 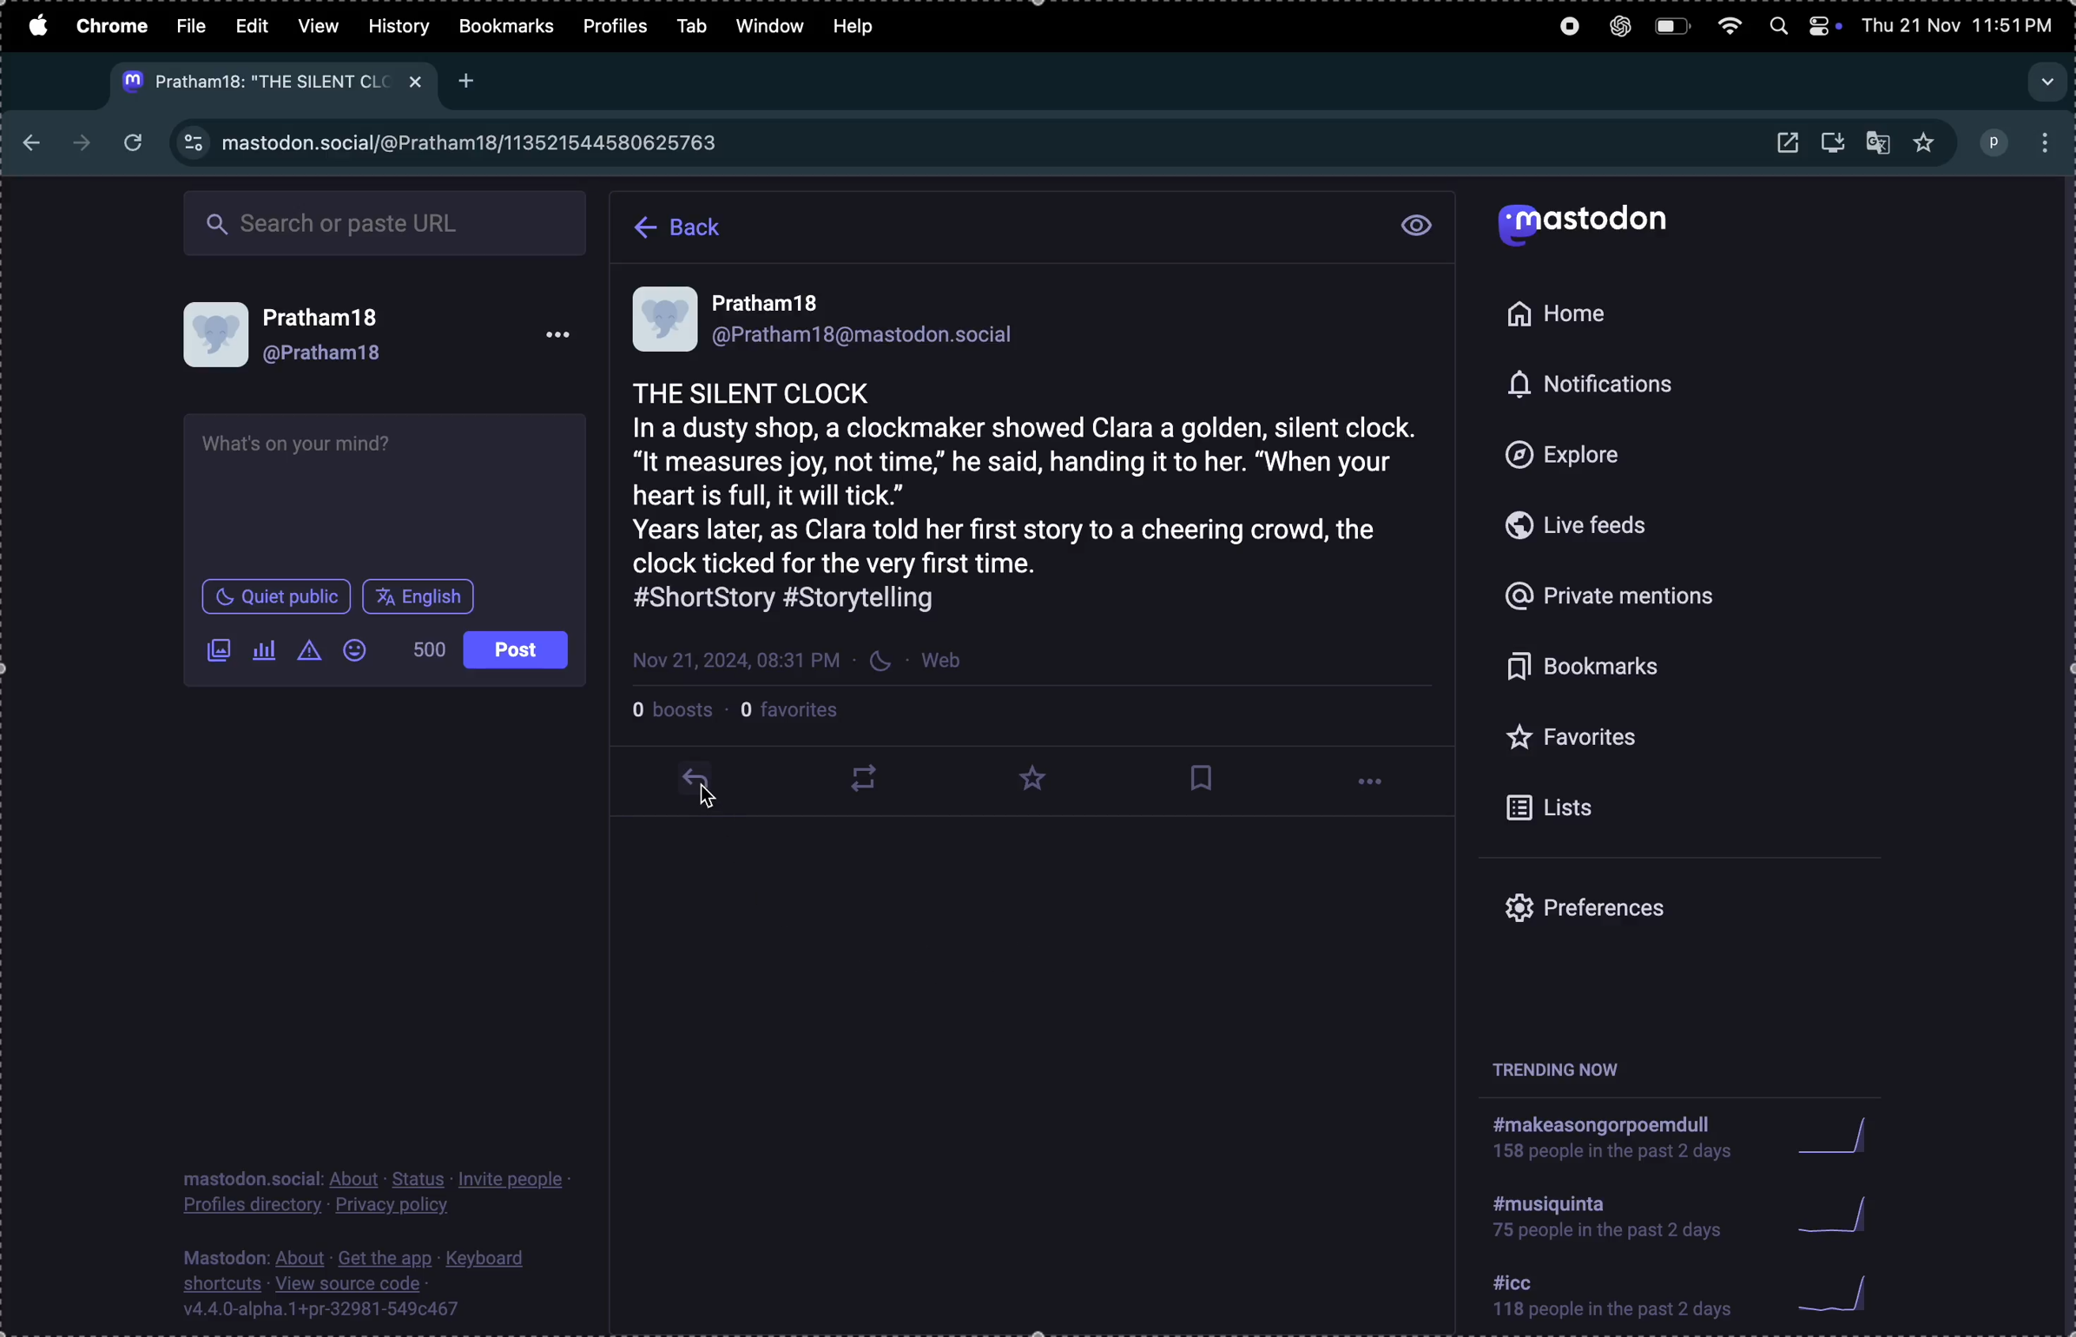 I want to click on favorites, so click(x=800, y=708).